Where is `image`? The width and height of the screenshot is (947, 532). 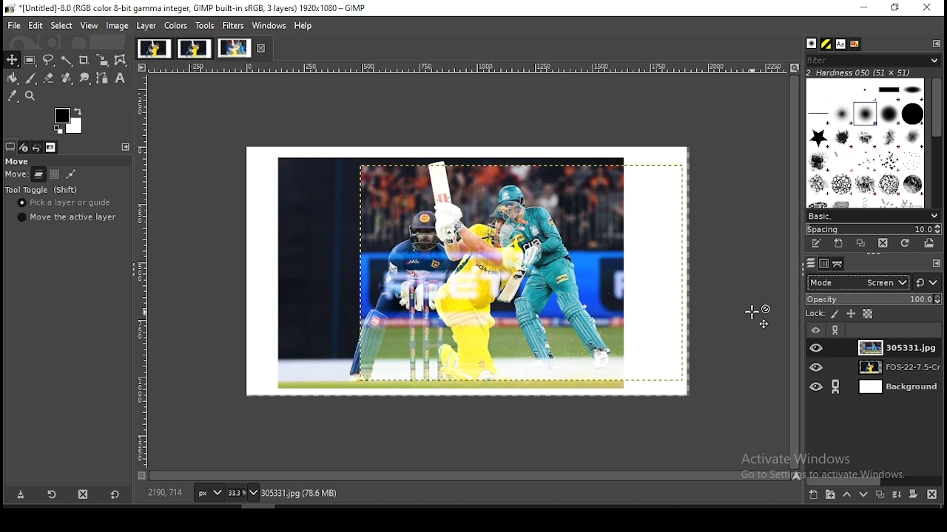
image is located at coordinates (154, 49).